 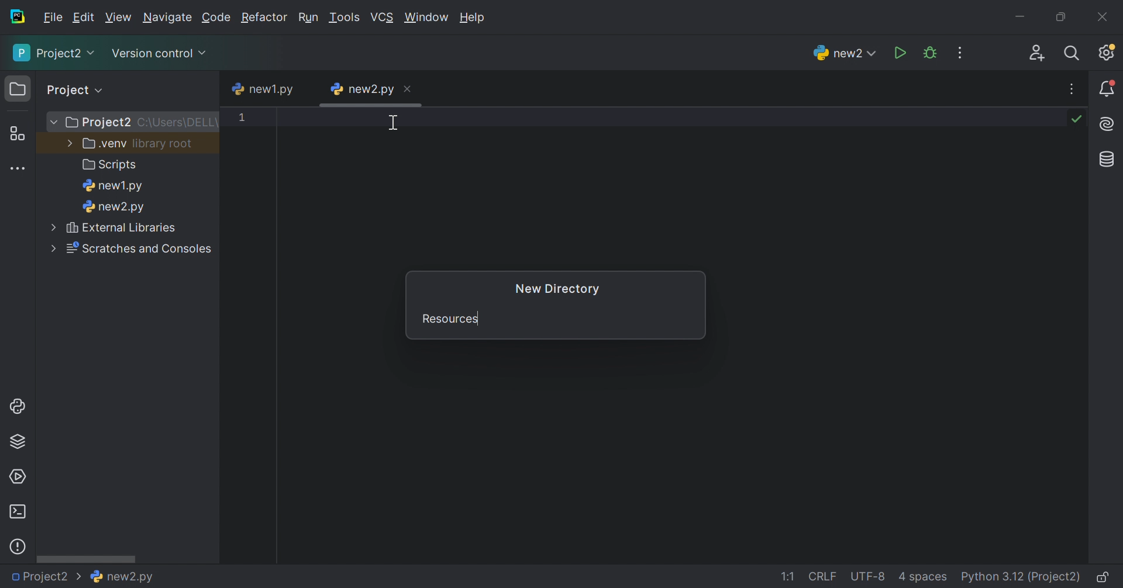 I want to click on Scroll bar, so click(x=85, y=556).